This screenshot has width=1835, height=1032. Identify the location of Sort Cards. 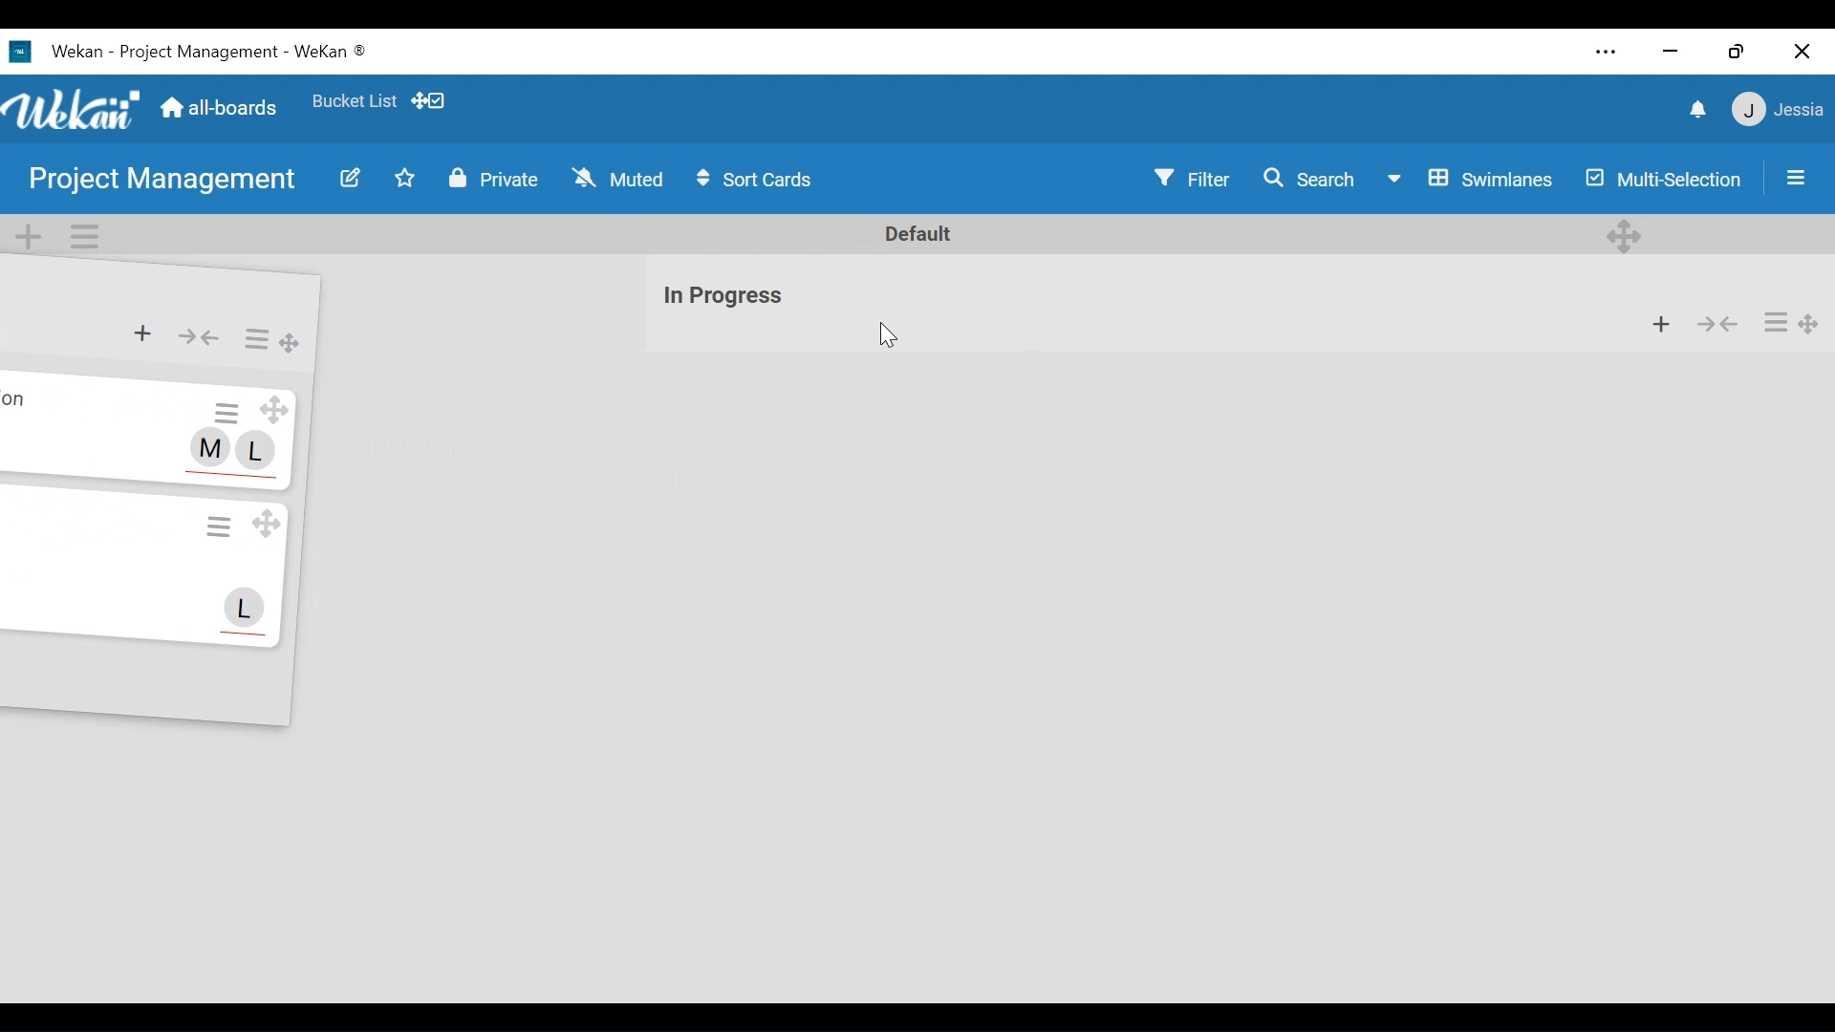
(754, 180).